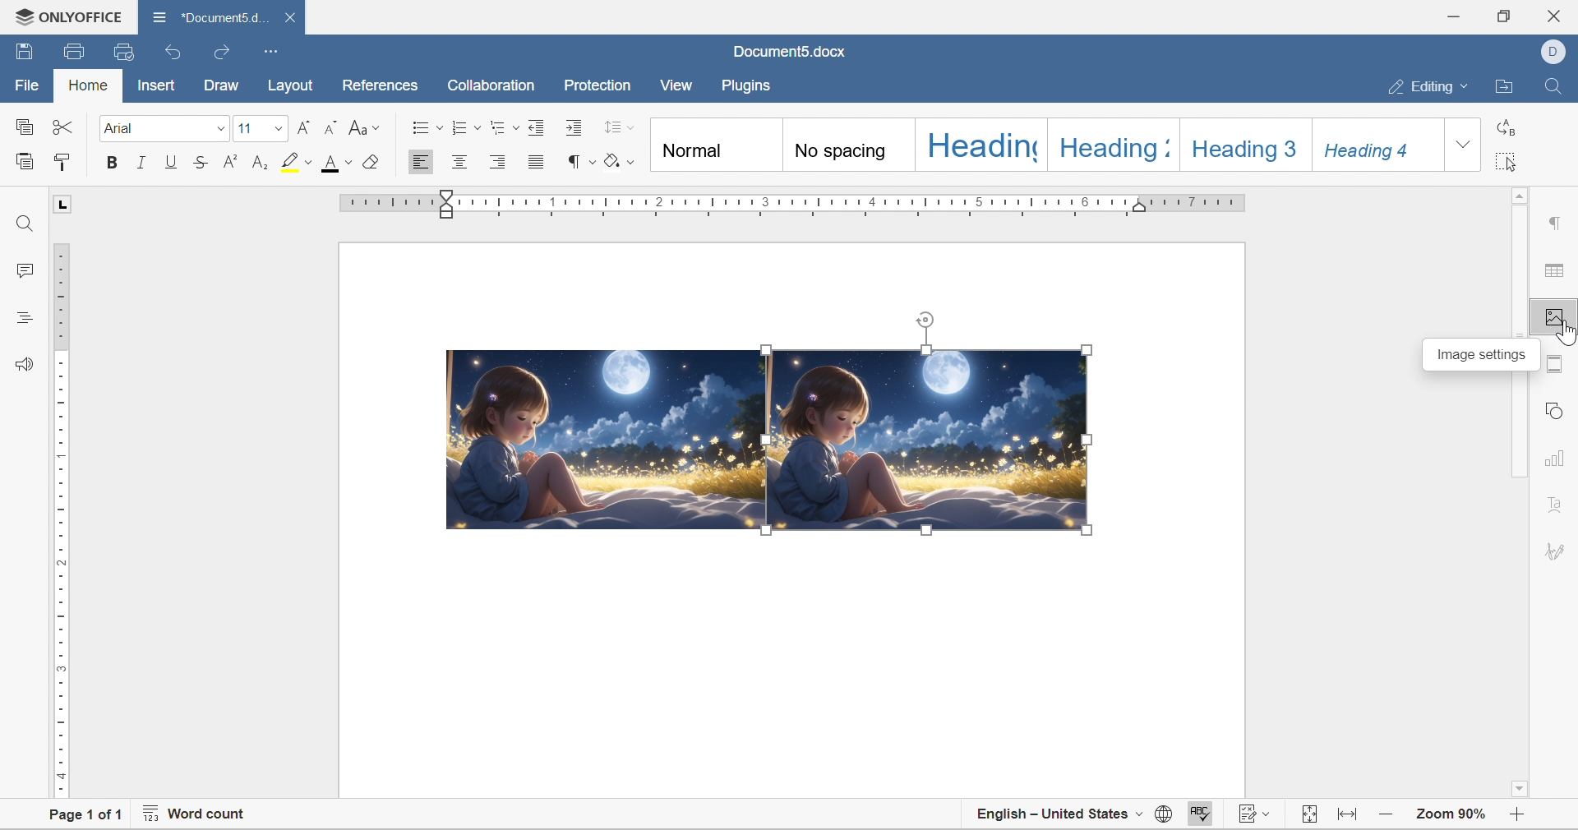 This screenshot has width=1578, height=830. I want to click on cut, so click(63, 125).